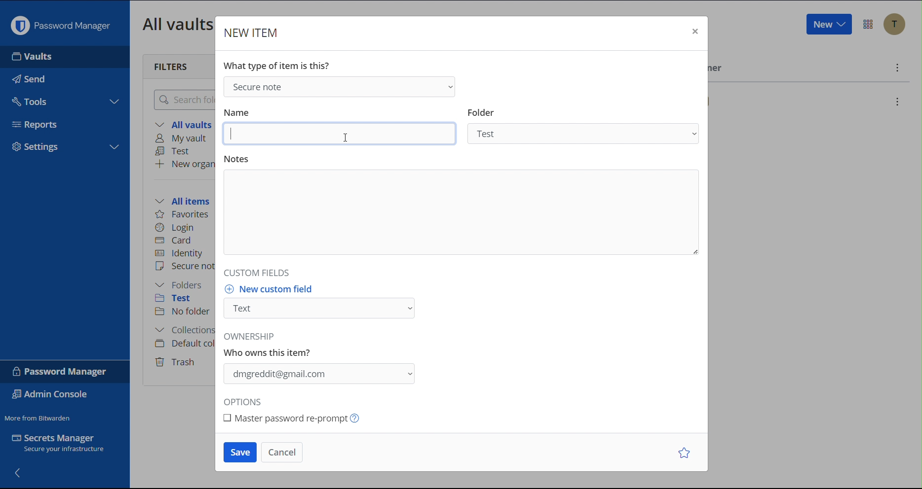 The height and width of the screenshot is (489, 922). I want to click on Filters, so click(172, 66).